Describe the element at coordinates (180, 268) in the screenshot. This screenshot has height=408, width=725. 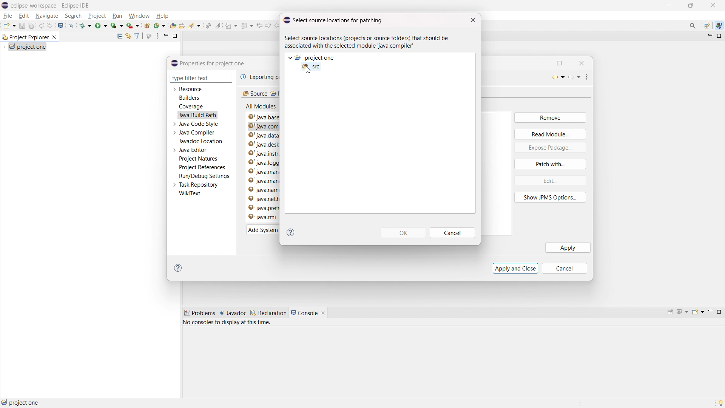
I see `help` at that location.